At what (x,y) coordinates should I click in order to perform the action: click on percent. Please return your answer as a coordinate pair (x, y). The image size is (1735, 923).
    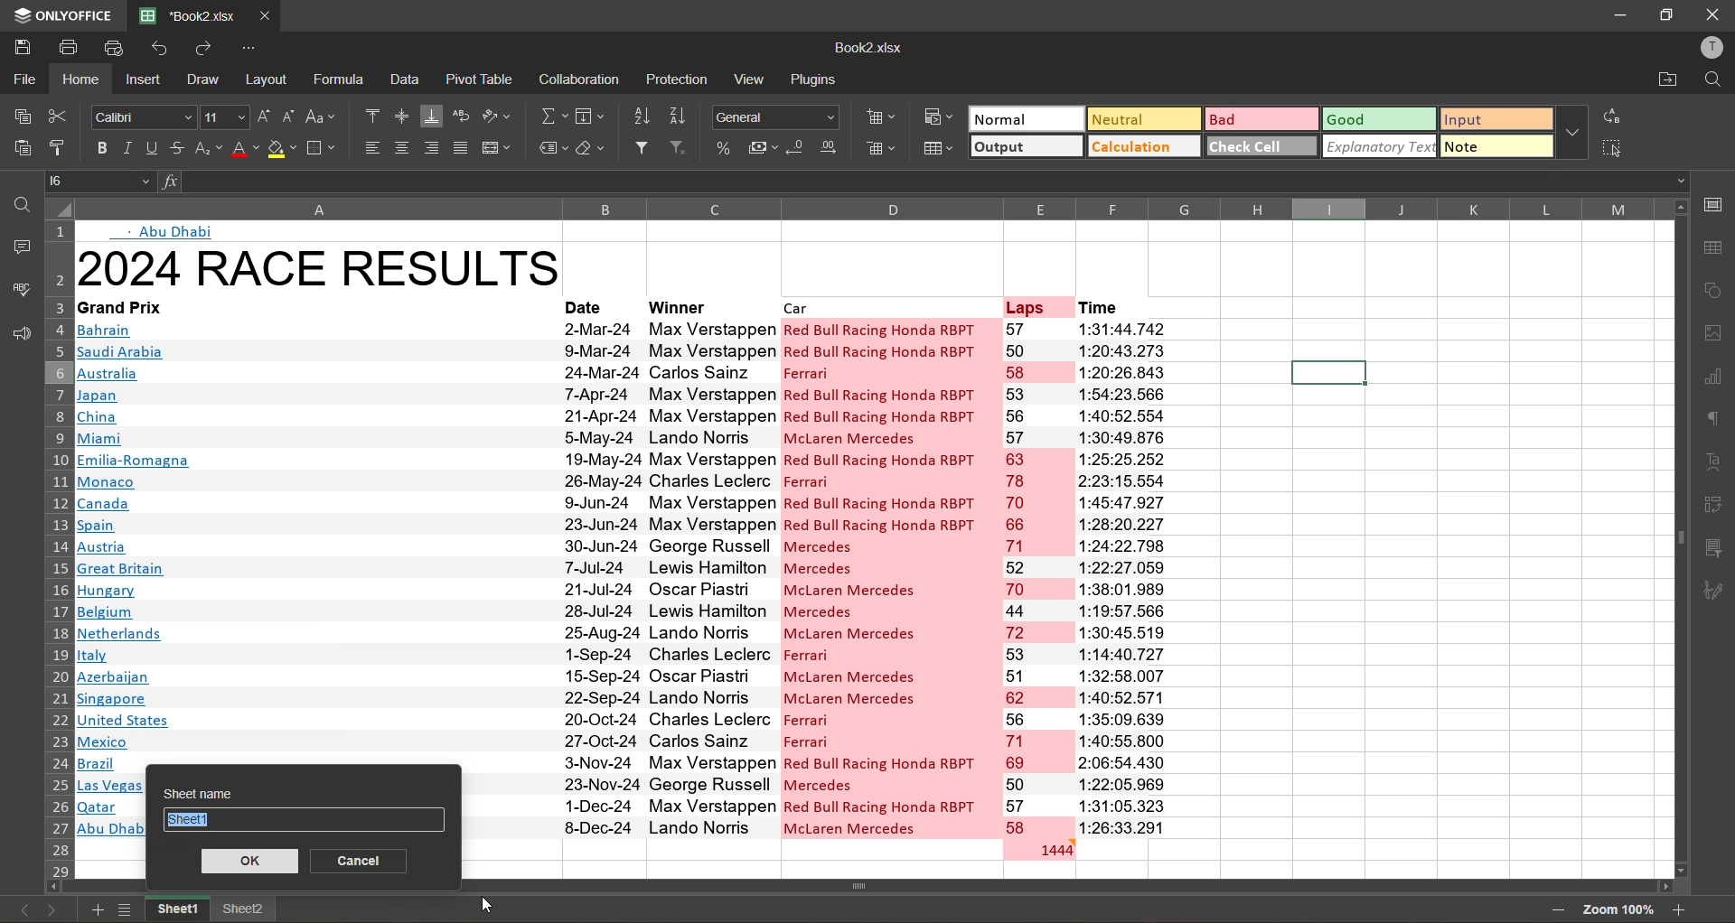
    Looking at the image, I should click on (721, 149).